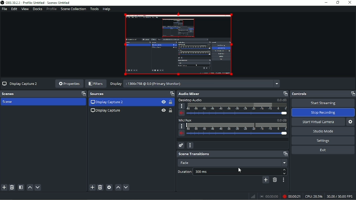 The height and width of the screenshot is (200, 356). What do you see at coordinates (96, 84) in the screenshot?
I see `Filters` at bounding box center [96, 84].